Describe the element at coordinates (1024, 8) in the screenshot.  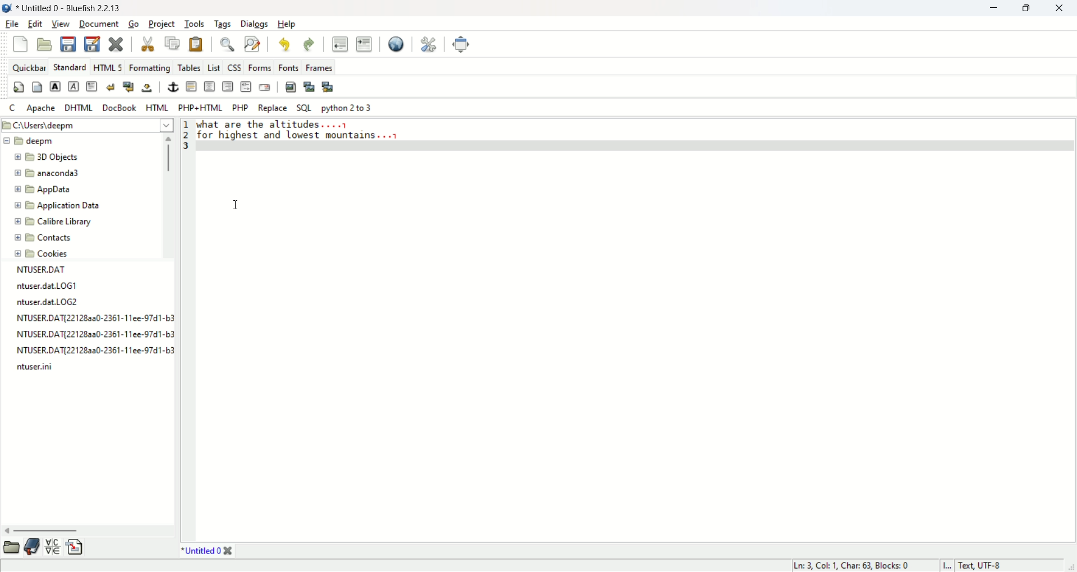
I see `maximize` at that location.